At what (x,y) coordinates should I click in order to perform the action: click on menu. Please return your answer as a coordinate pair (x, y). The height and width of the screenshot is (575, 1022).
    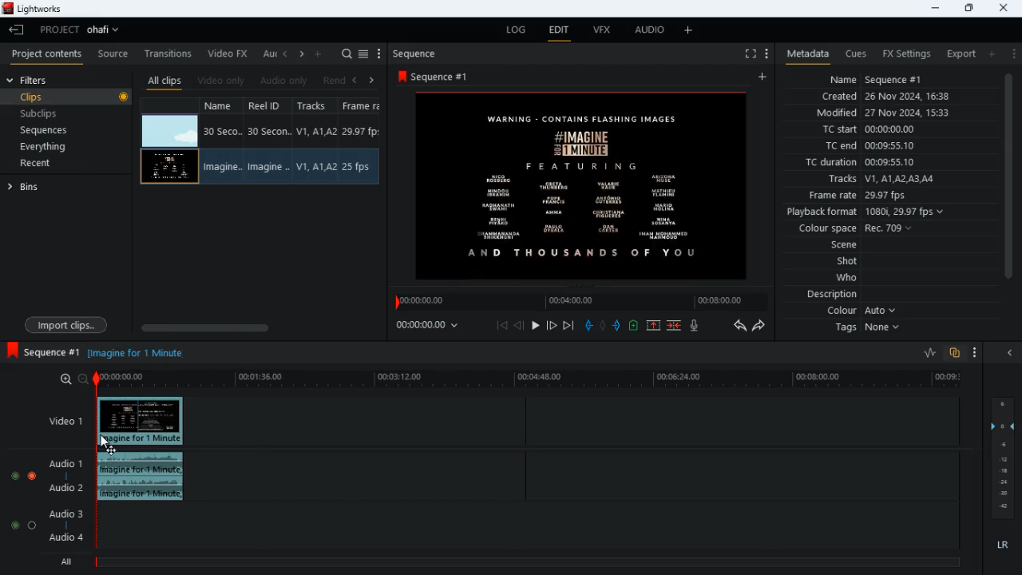
    Looking at the image, I should click on (766, 52).